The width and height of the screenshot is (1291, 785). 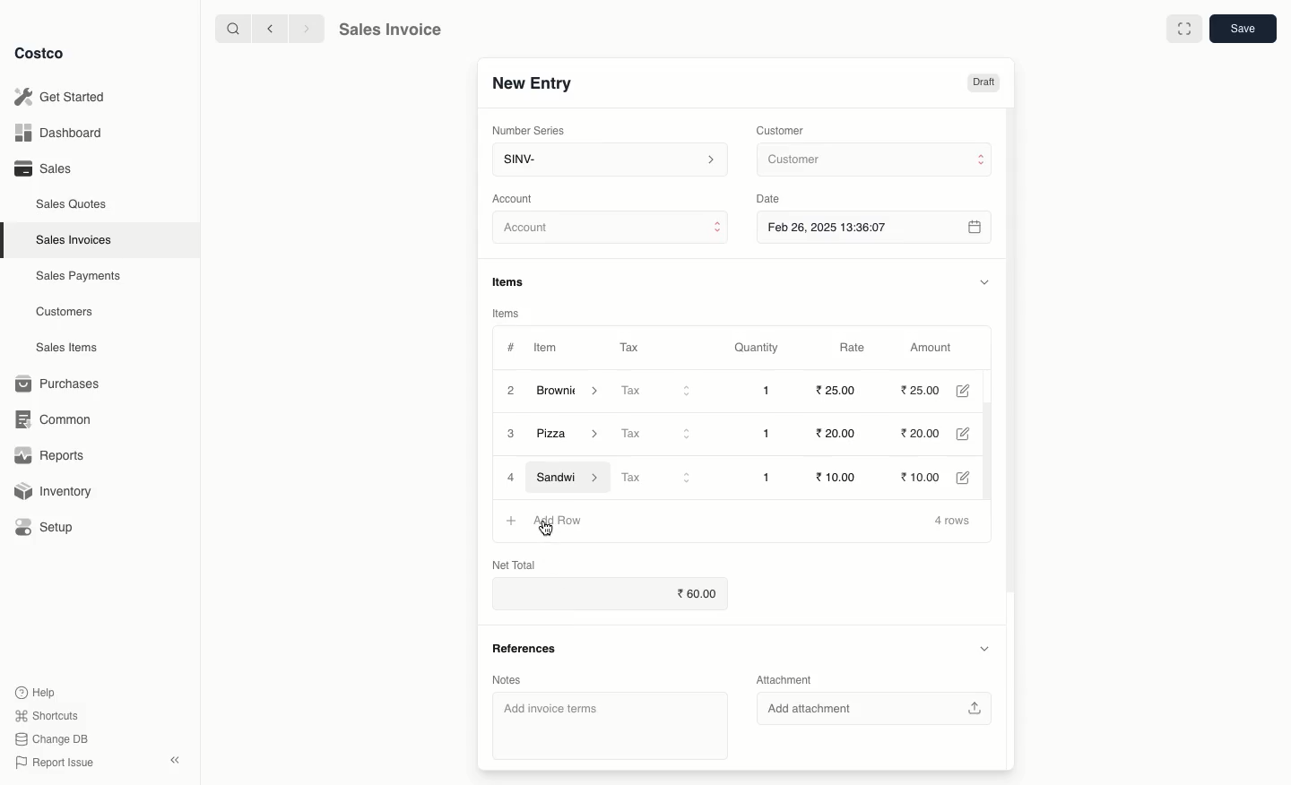 What do you see at coordinates (515, 281) in the screenshot?
I see `Items` at bounding box center [515, 281].